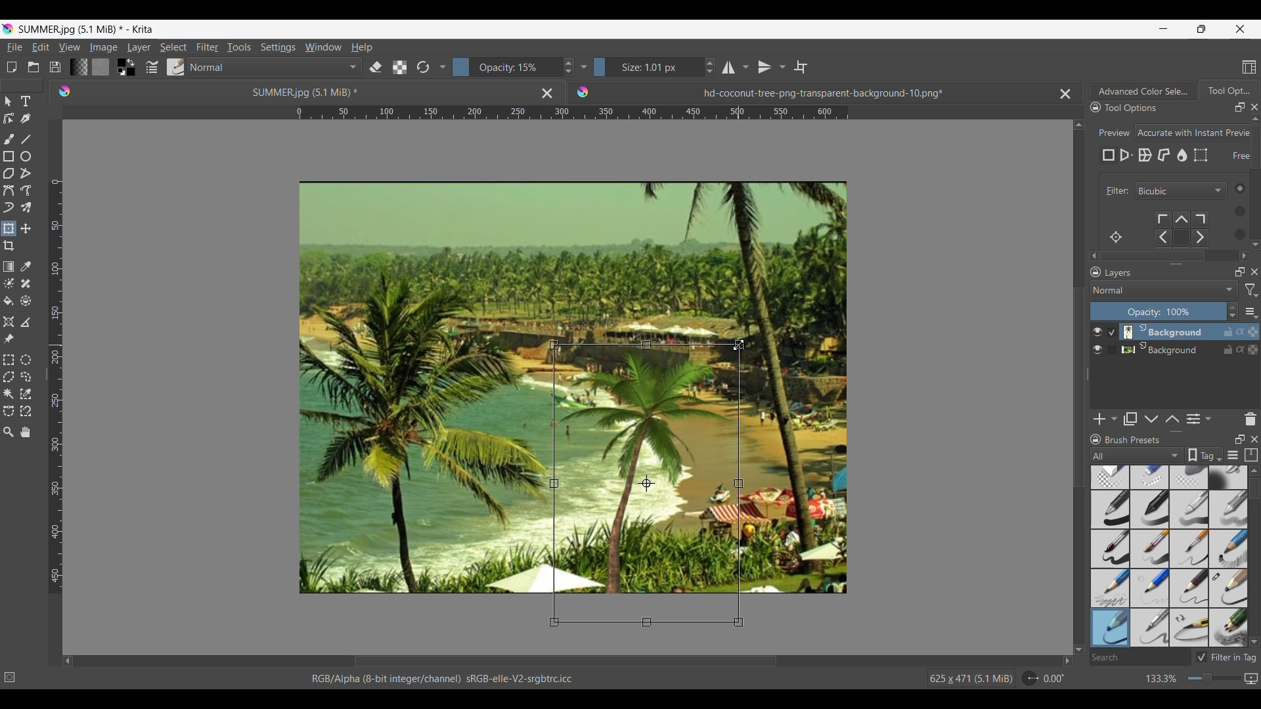 The height and width of the screenshot is (709, 1261). I want to click on Set eraser mode, so click(374, 66).